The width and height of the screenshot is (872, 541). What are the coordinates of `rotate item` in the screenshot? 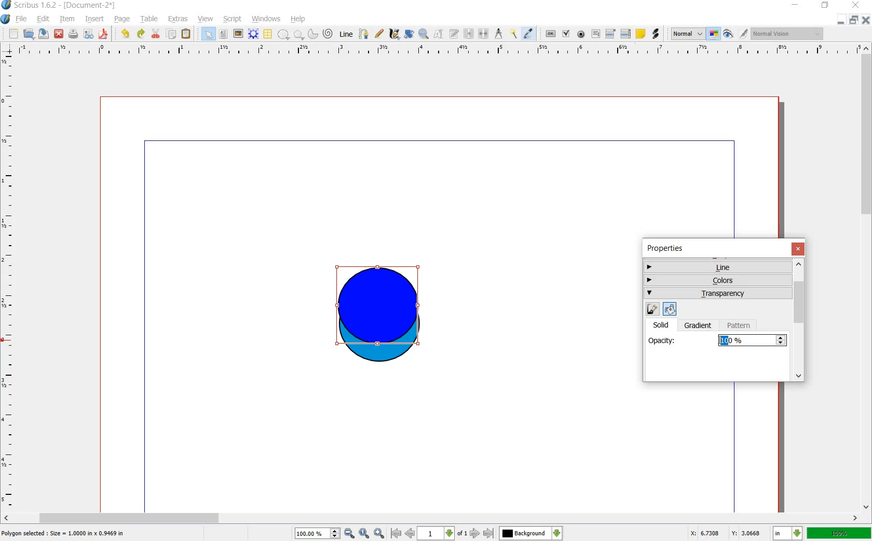 It's located at (409, 34).